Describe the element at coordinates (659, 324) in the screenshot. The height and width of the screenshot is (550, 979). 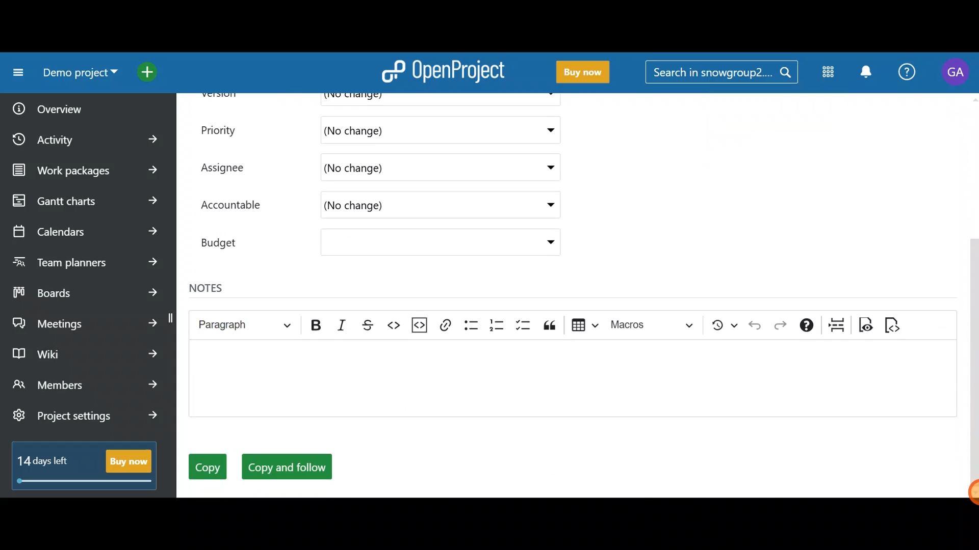
I see `Choose macro` at that location.